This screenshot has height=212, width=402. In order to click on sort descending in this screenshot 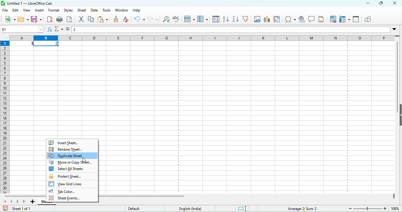, I will do `click(236, 19)`.